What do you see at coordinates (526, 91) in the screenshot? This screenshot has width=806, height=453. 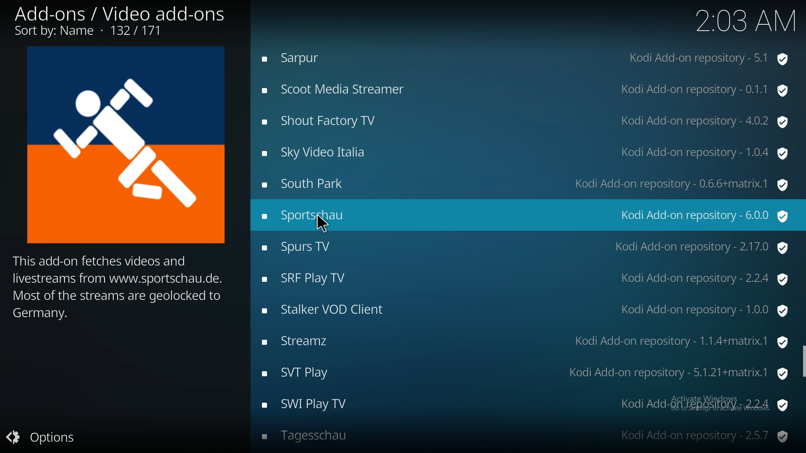 I see `scoot media streamer` at bounding box center [526, 91].